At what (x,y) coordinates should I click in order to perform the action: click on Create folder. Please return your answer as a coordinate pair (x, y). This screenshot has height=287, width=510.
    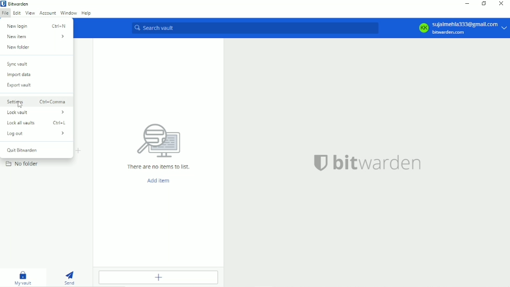
    Looking at the image, I should click on (78, 151).